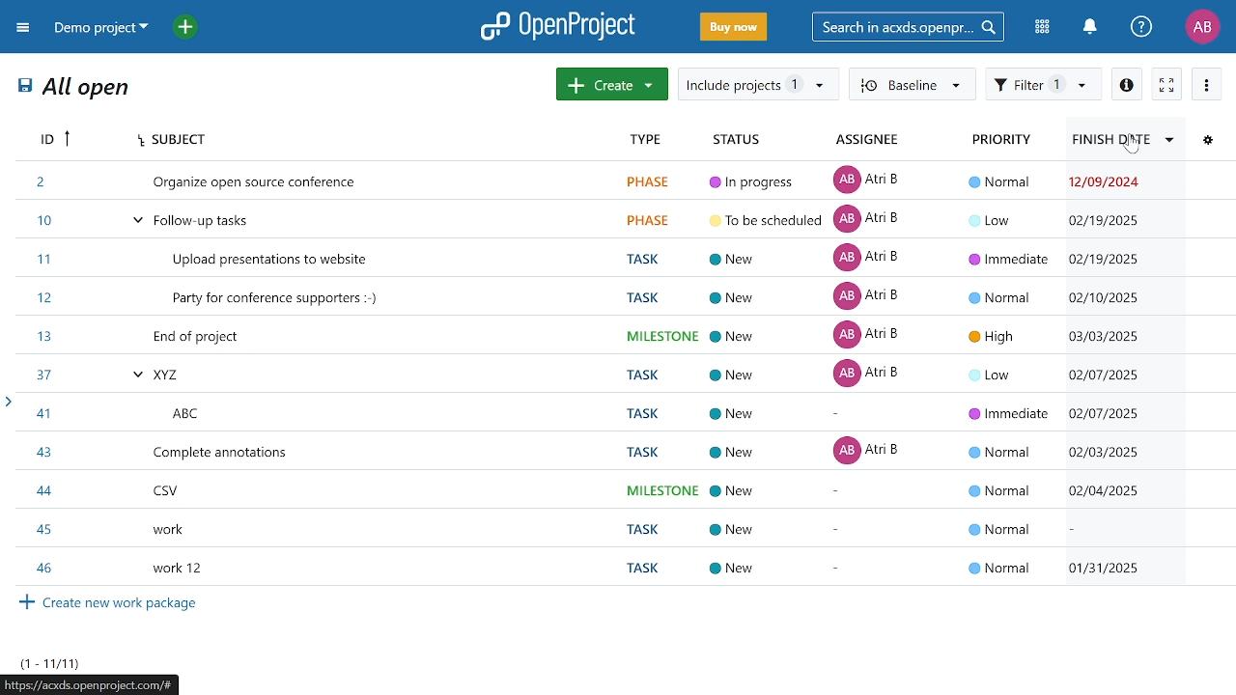 Image resolution: width=1236 pixels, height=695 pixels. I want to click on All open, so click(93, 89).